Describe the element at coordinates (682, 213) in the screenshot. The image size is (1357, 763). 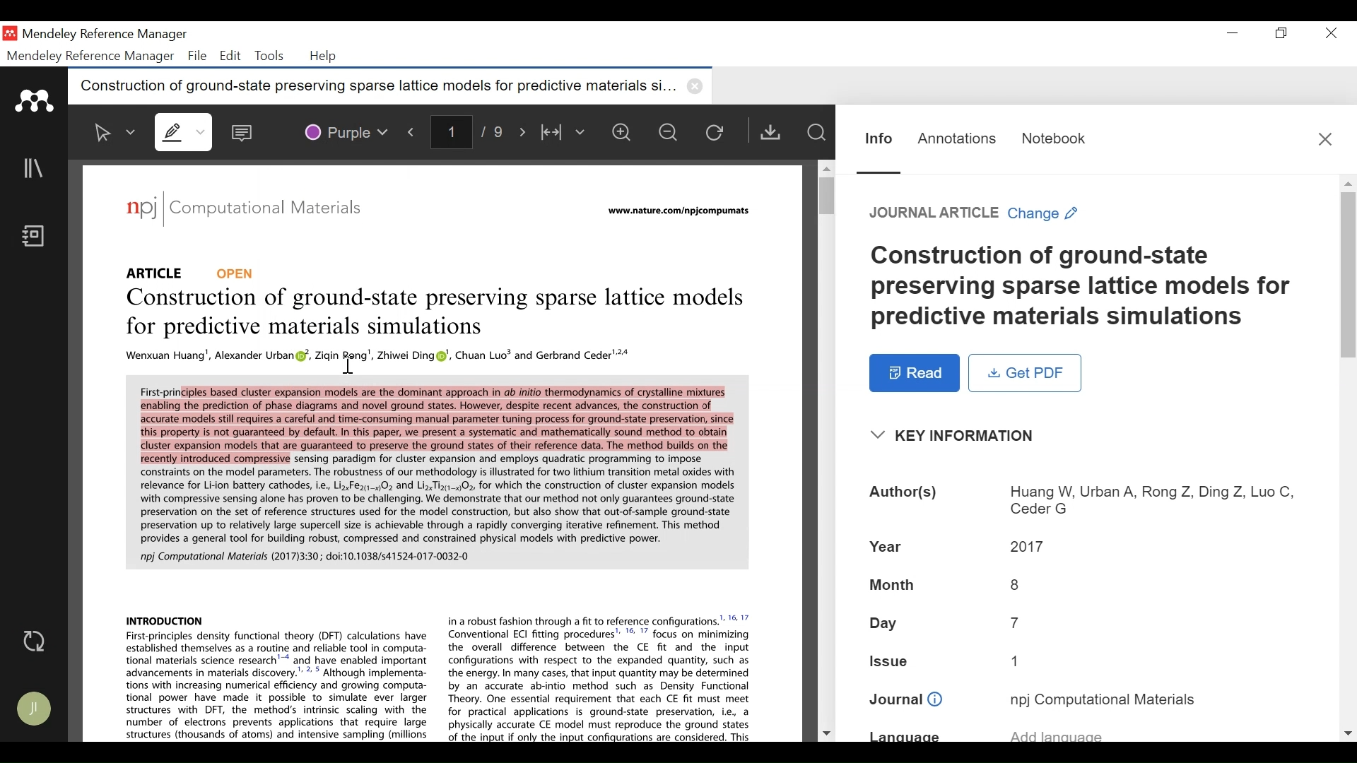
I see `www.nature.com/npkcompumats` at that location.